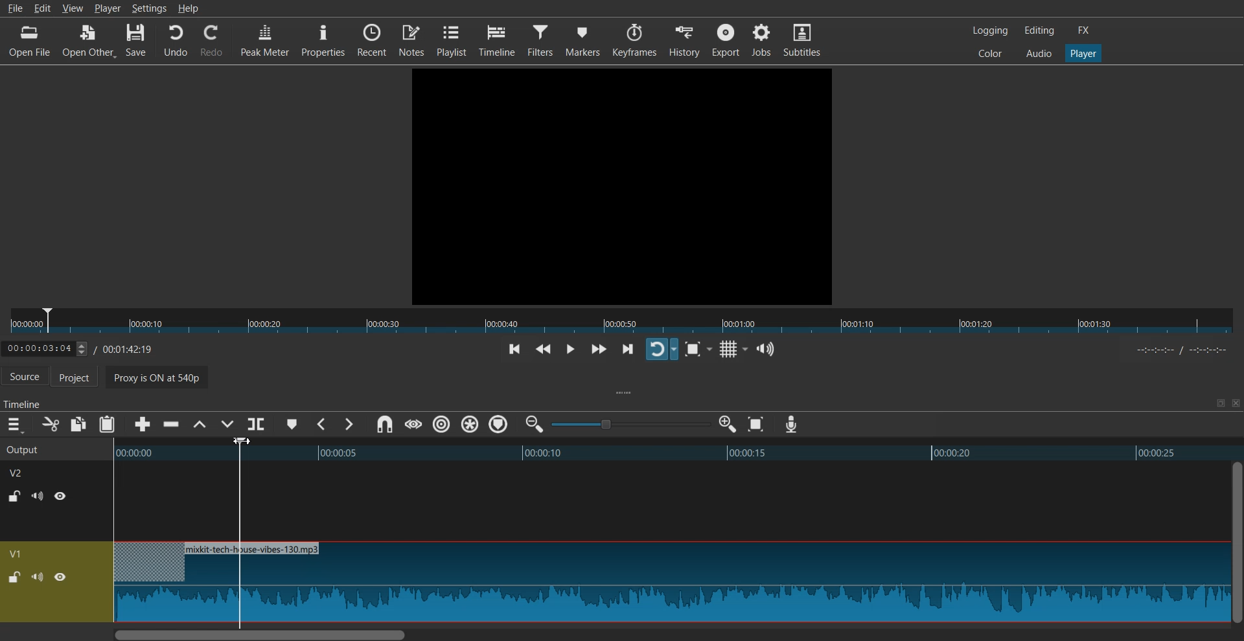  What do you see at coordinates (662, 349) in the screenshot?
I see `Toggle player lopping` at bounding box center [662, 349].